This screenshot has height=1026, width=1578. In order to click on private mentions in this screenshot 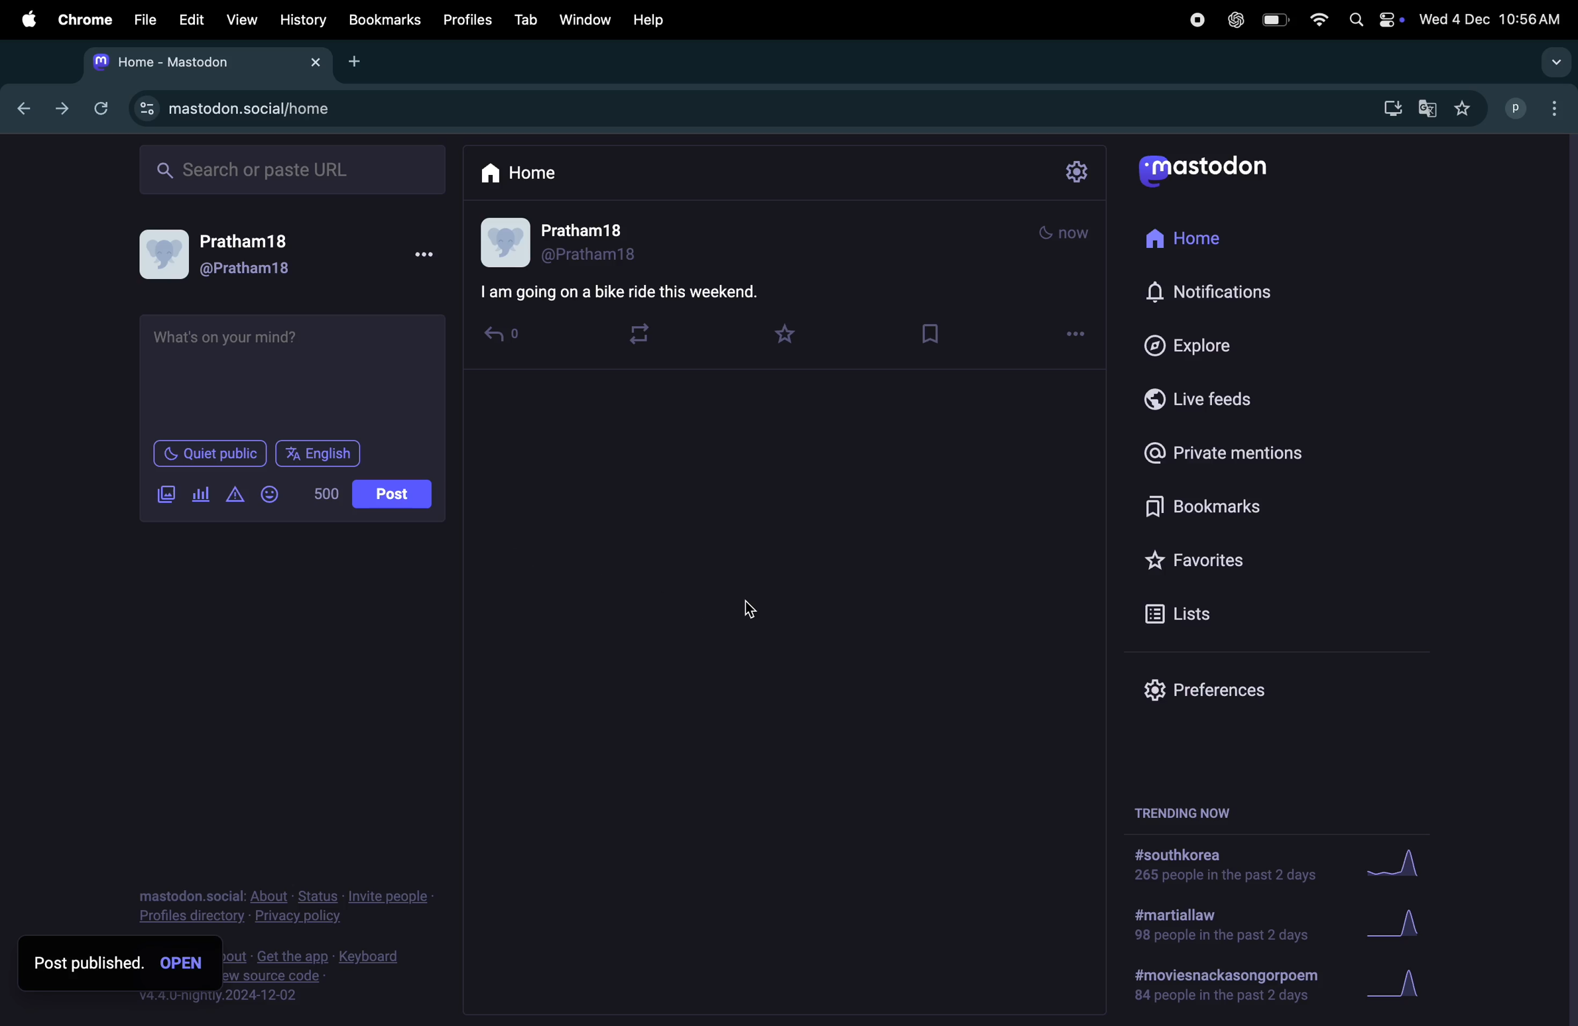, I will do `click(1236, 451)`.